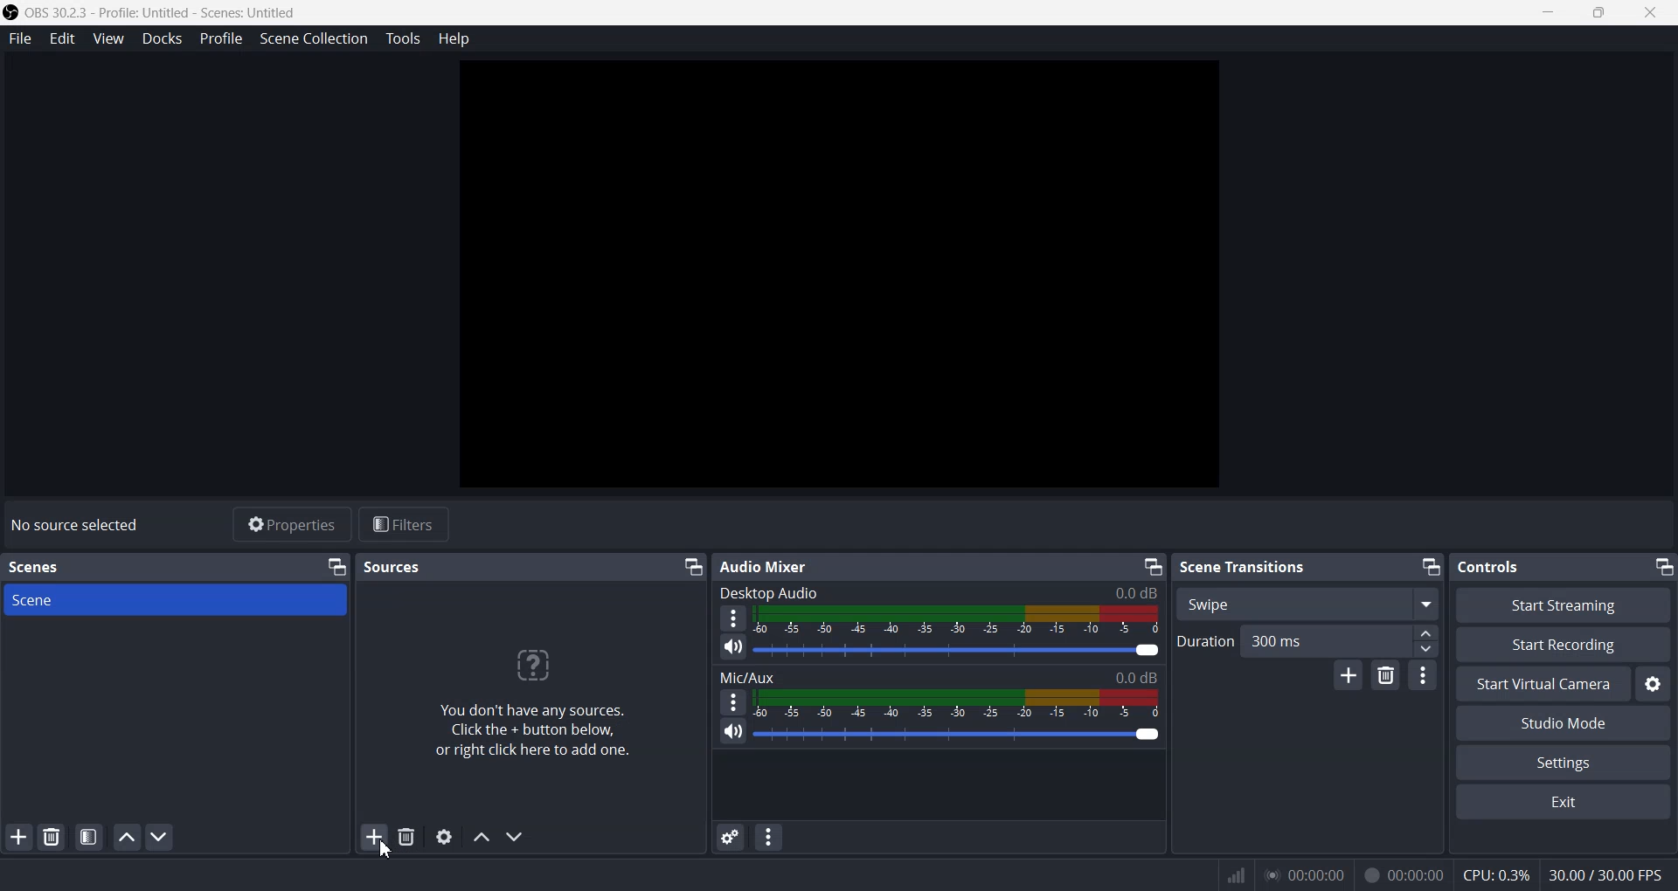  What do you see at coordinates (1494, 567) in the screenshot?
I see `Controls` at bounding box center [1494, 567].